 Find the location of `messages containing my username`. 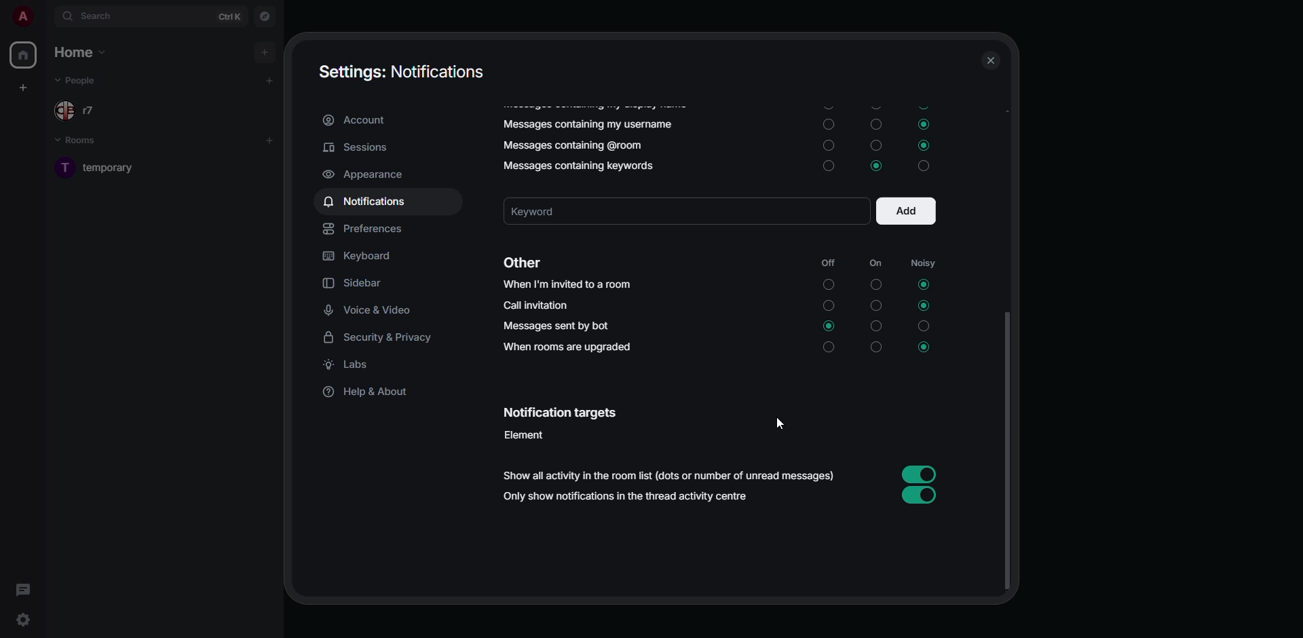

messages containing my username is located at coordinates (588, 124).